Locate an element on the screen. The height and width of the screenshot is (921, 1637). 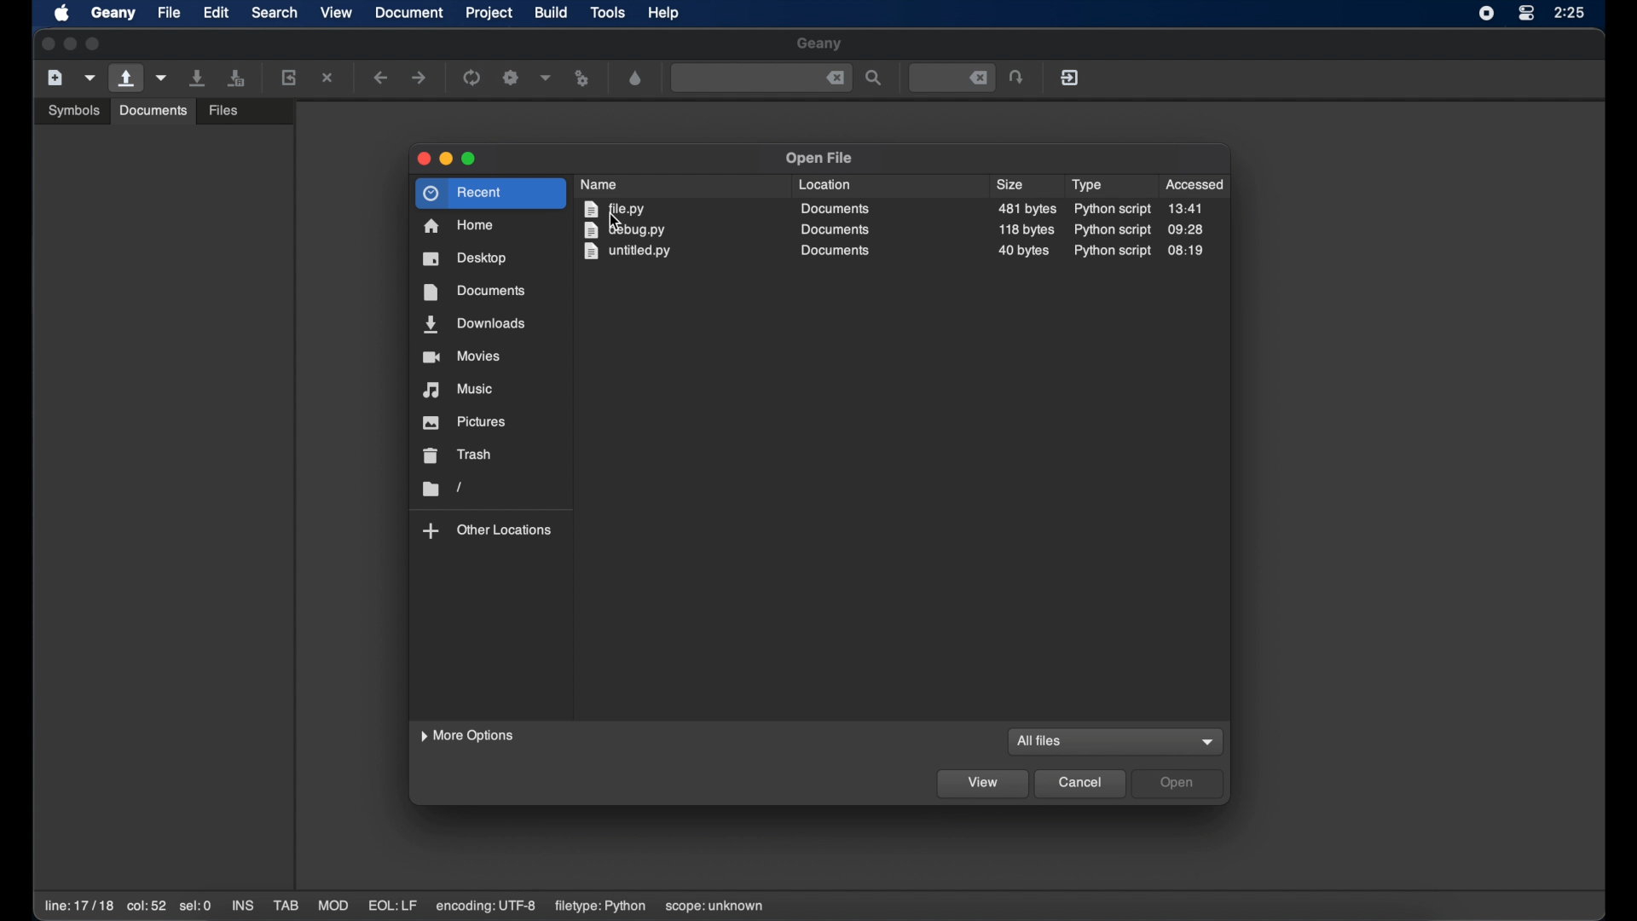
eql:lf is located at coordinates (394, 906).